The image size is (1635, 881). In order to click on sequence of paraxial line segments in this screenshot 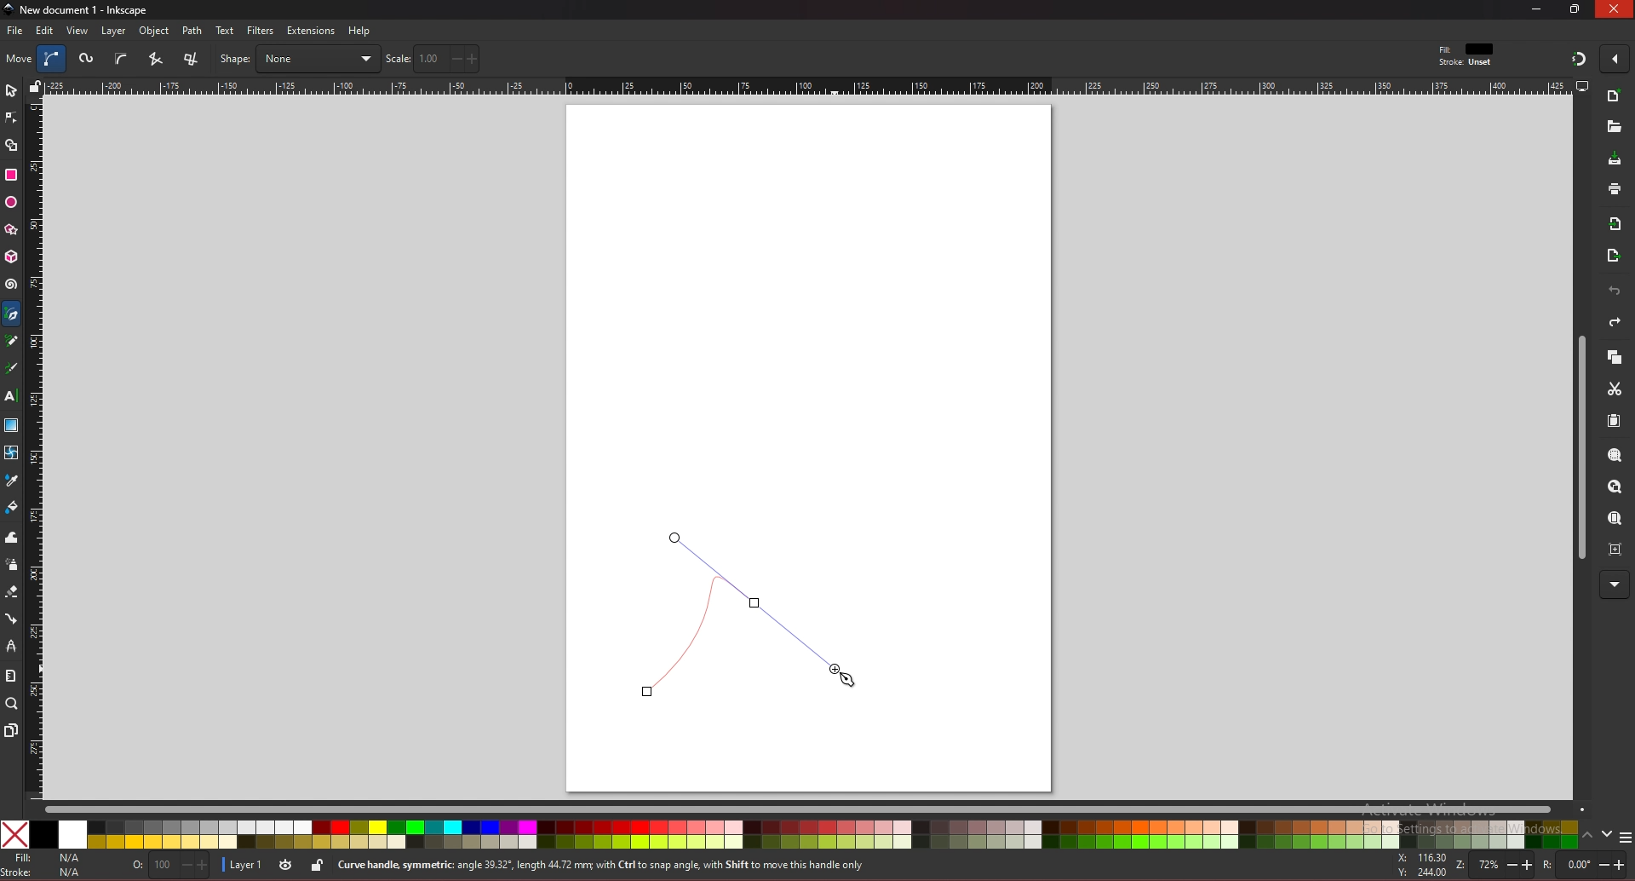, I will do `click(193, 60)`.